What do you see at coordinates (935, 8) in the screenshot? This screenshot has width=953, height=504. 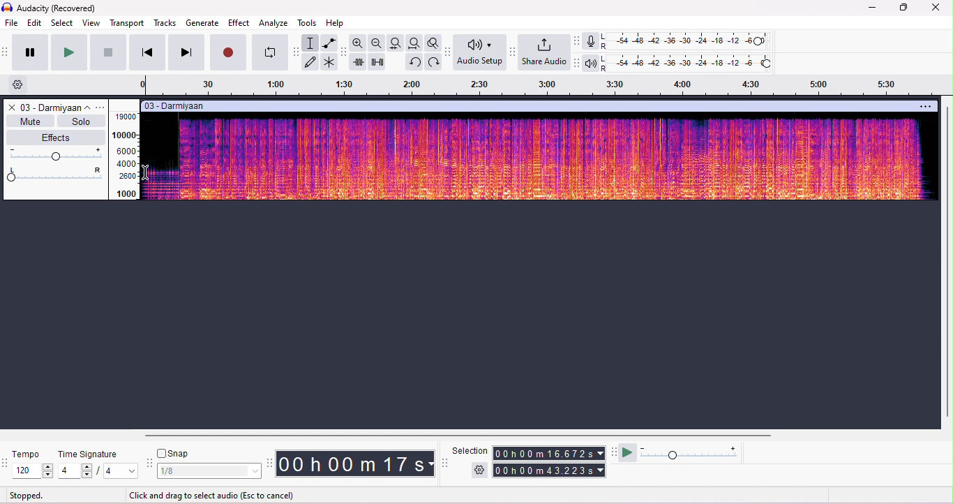 I see `close` at bounding box center [935, 8].